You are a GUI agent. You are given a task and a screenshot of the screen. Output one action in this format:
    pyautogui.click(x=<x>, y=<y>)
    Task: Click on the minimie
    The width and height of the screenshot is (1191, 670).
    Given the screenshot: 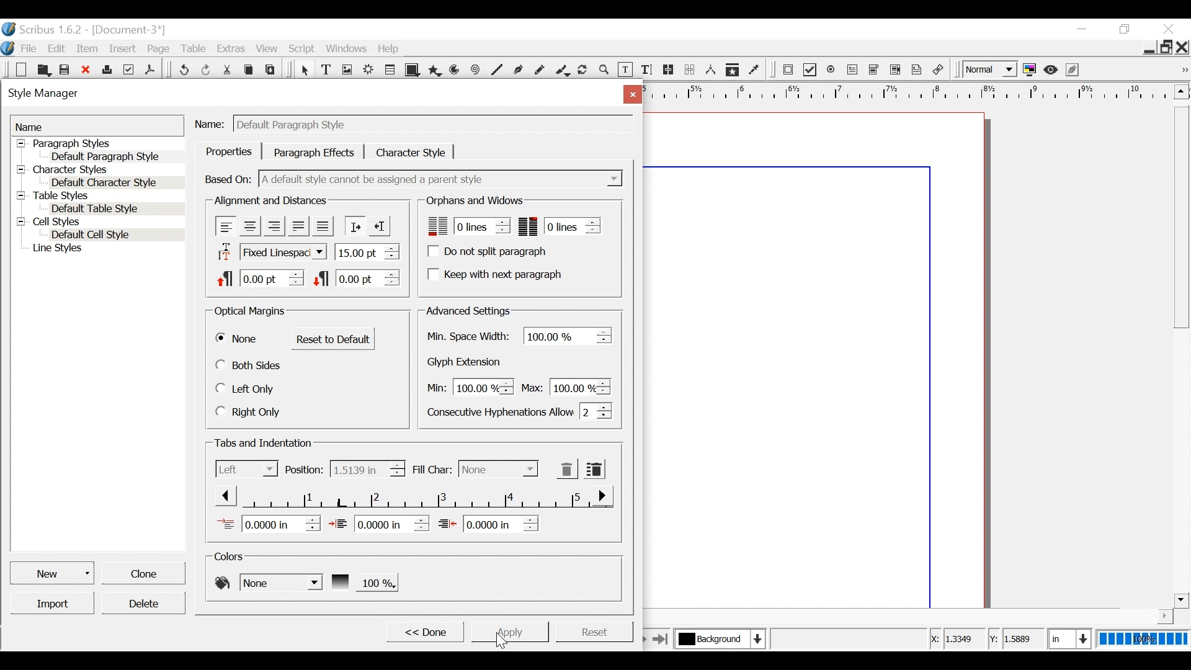 What is the action you would take?
    pyautogui.click(x=1148, y=47)
    